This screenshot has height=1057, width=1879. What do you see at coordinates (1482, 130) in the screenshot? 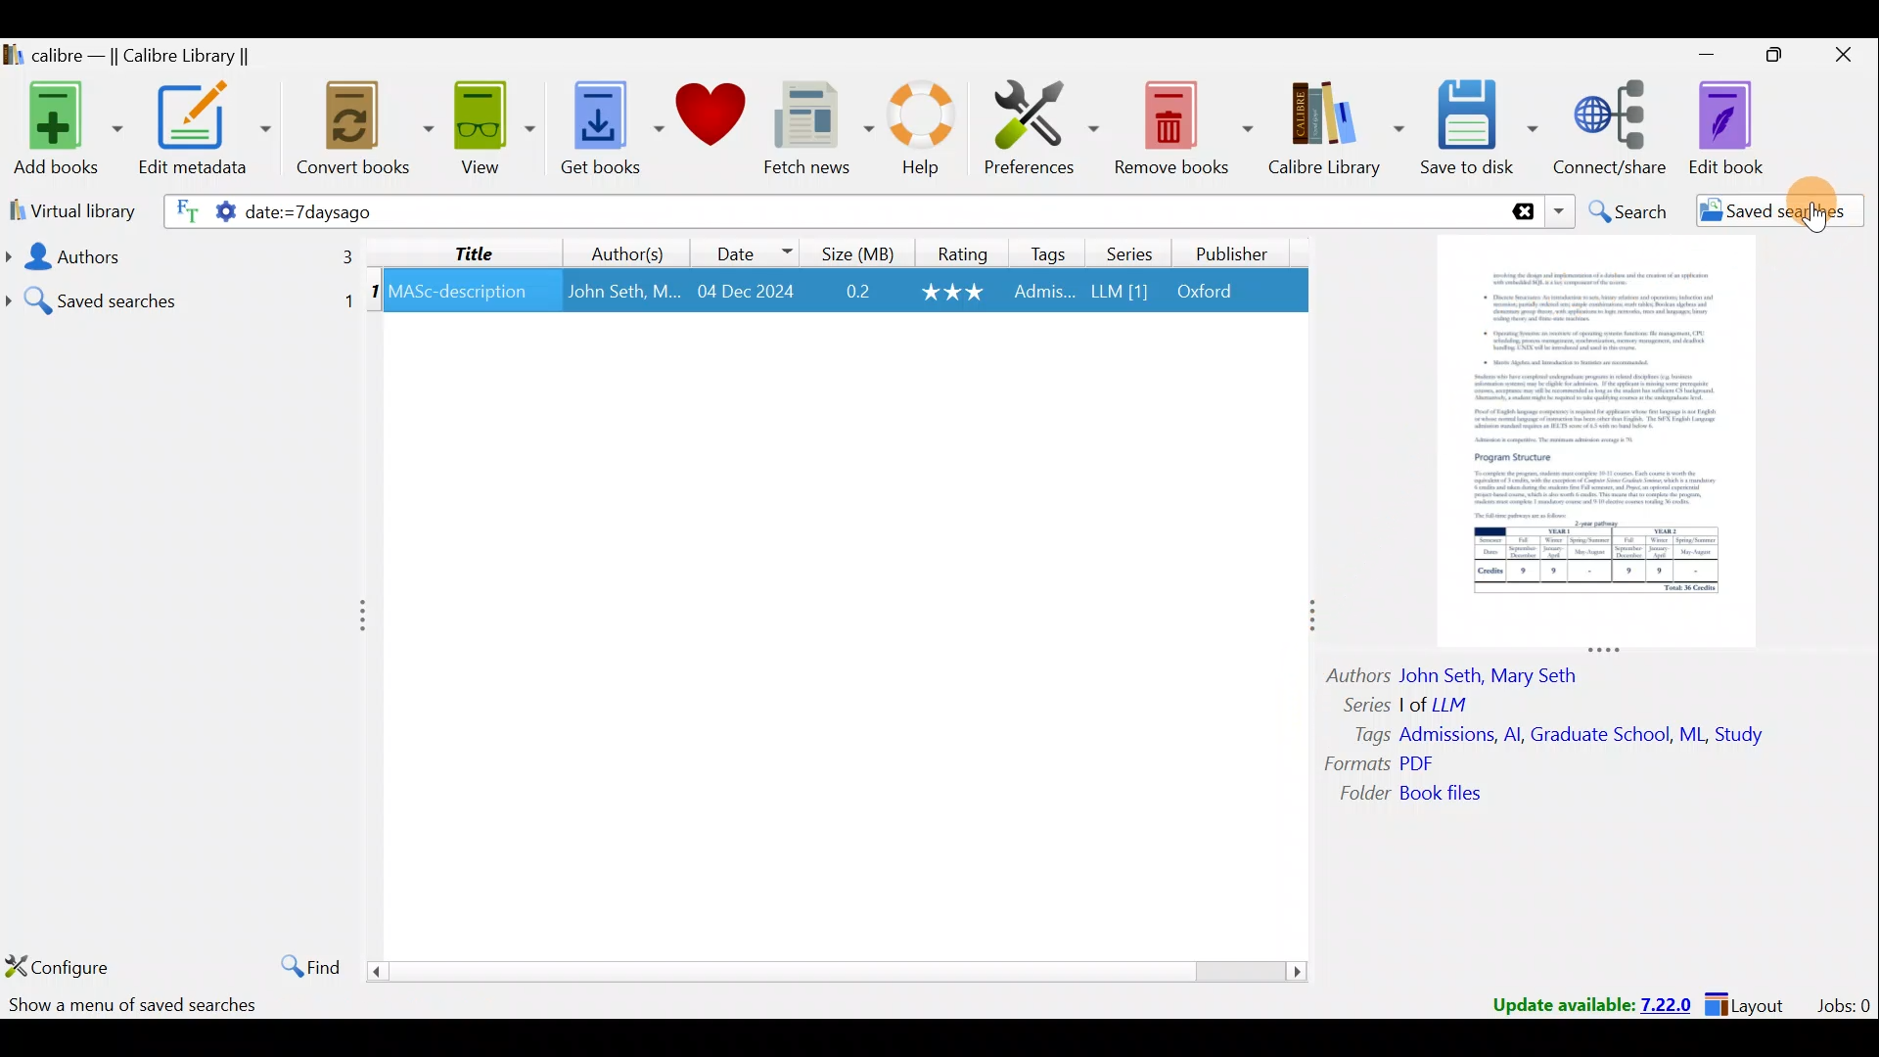
I see `Save to disk` at bounding box center [1482, 130].